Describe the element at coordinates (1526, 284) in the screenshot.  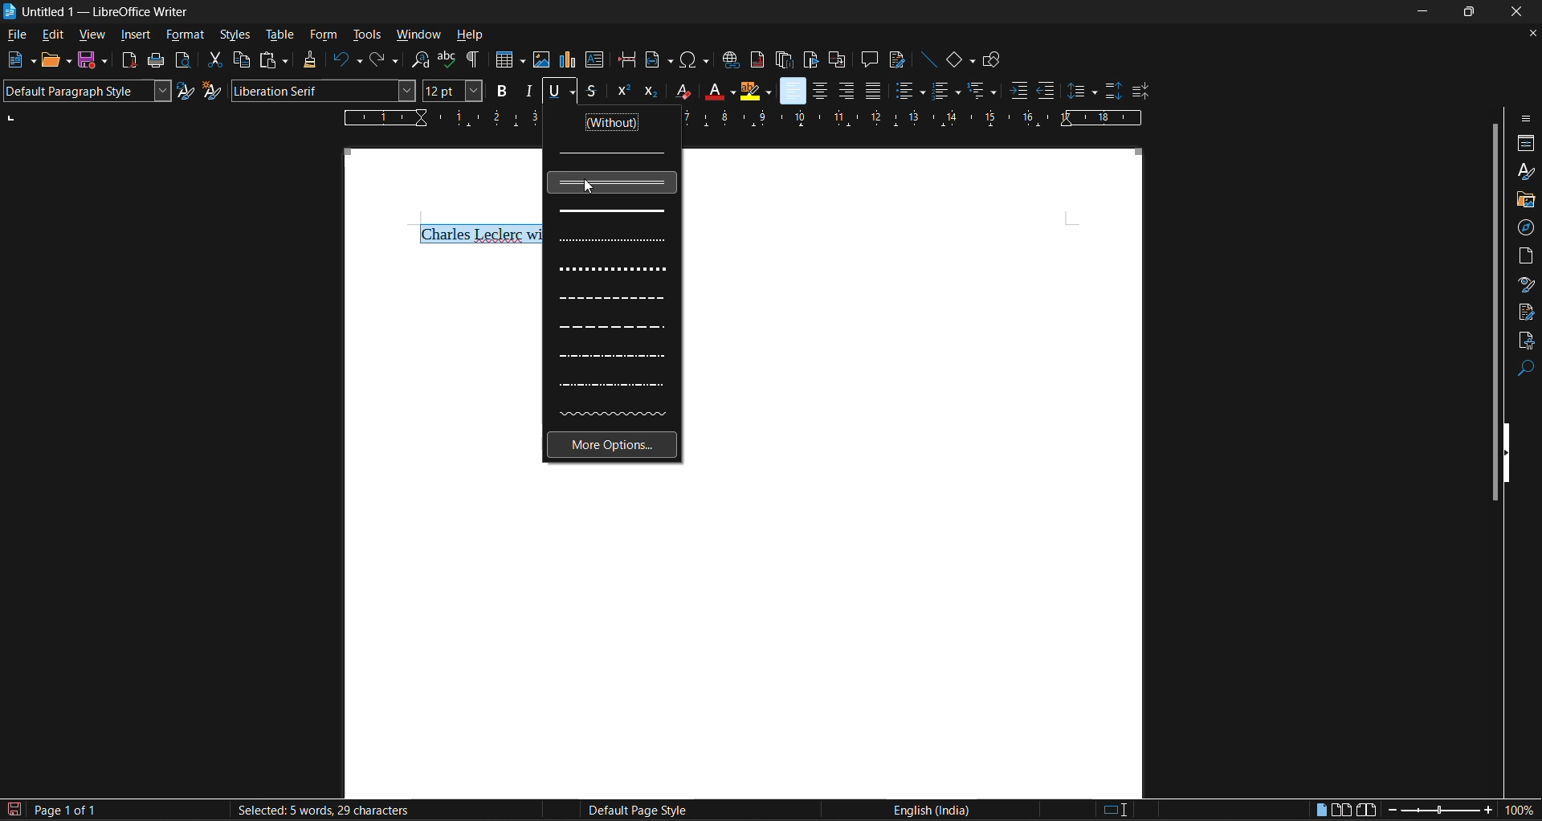
I see `style inspector` at that location.